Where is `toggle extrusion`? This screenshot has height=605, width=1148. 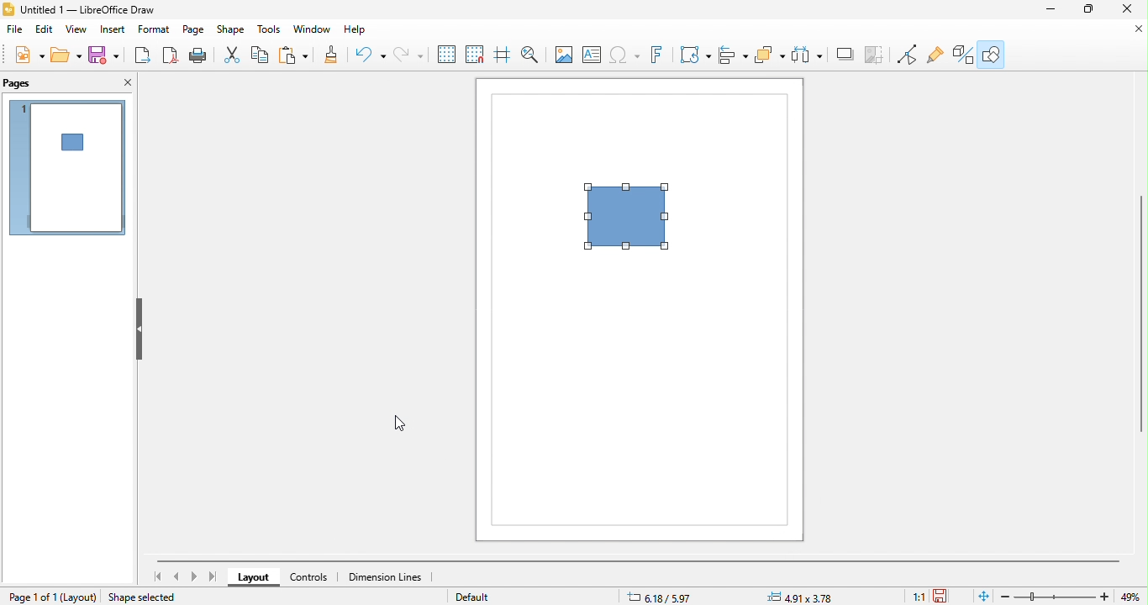
toggle extrusion is located at coordinates (960, 55).